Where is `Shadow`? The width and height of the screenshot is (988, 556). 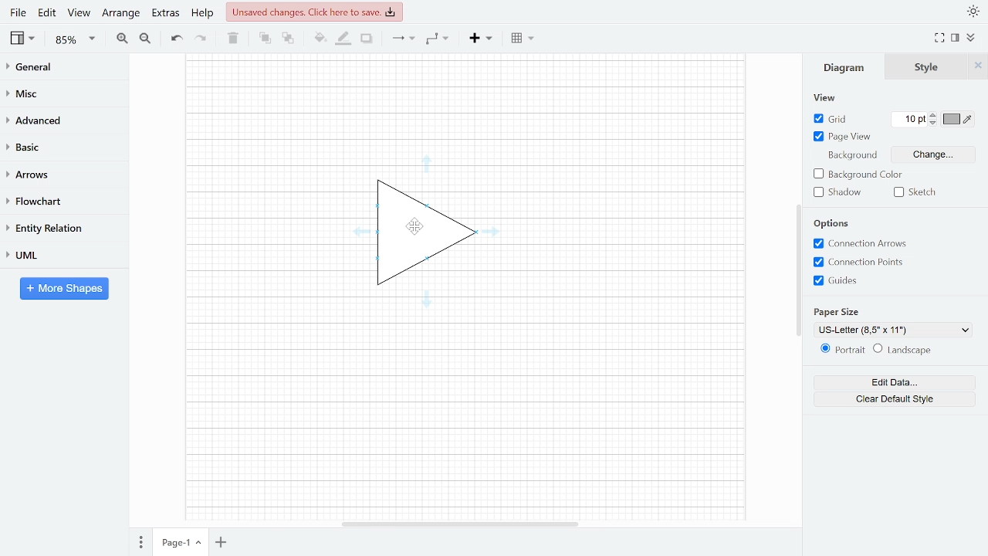 Shadow is located at coordinates (838, 192).